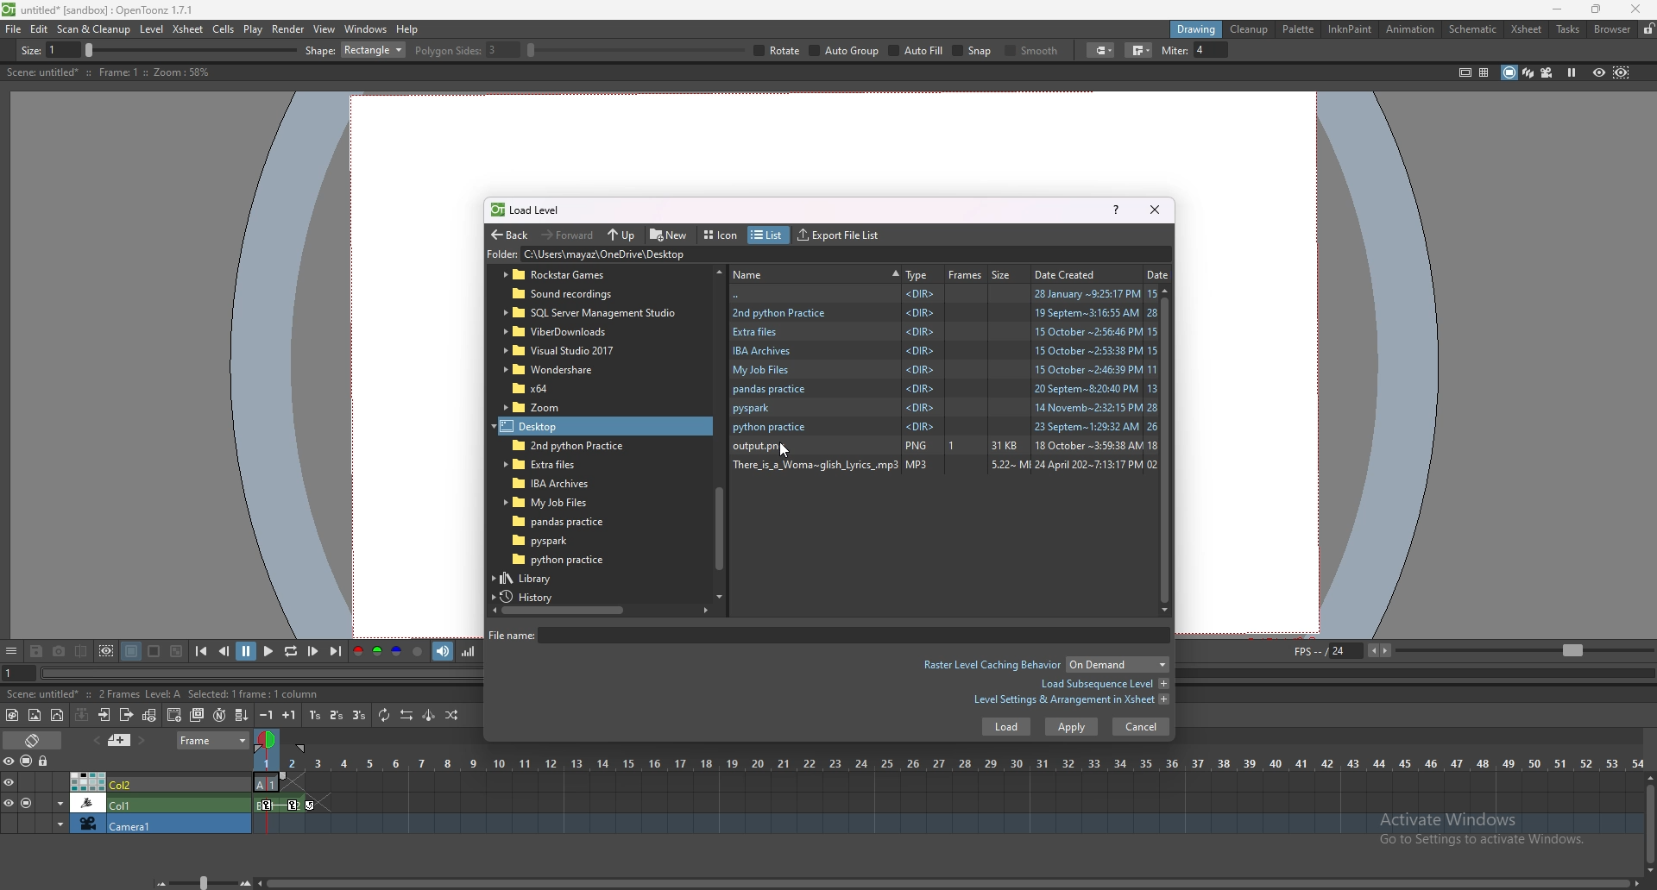 The height and width of the screenshot is (890, 1657). What do you see at coordinates (289, 29) in the screenshot?
I see `render` at bounding box center [289, 29].